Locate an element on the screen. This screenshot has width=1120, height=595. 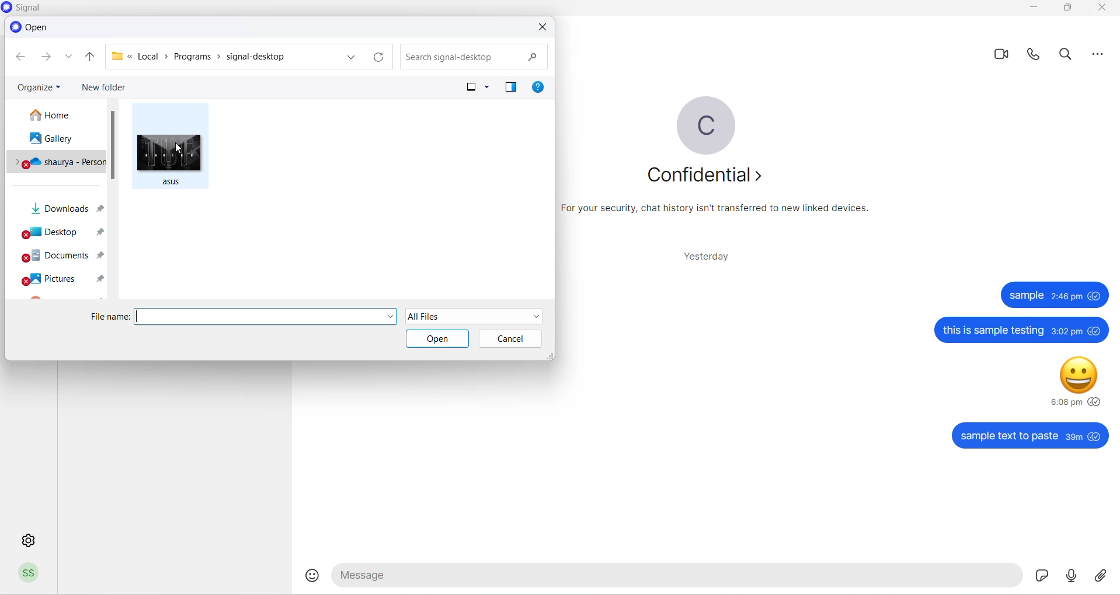
downloads is located at coordinates (61, 211).